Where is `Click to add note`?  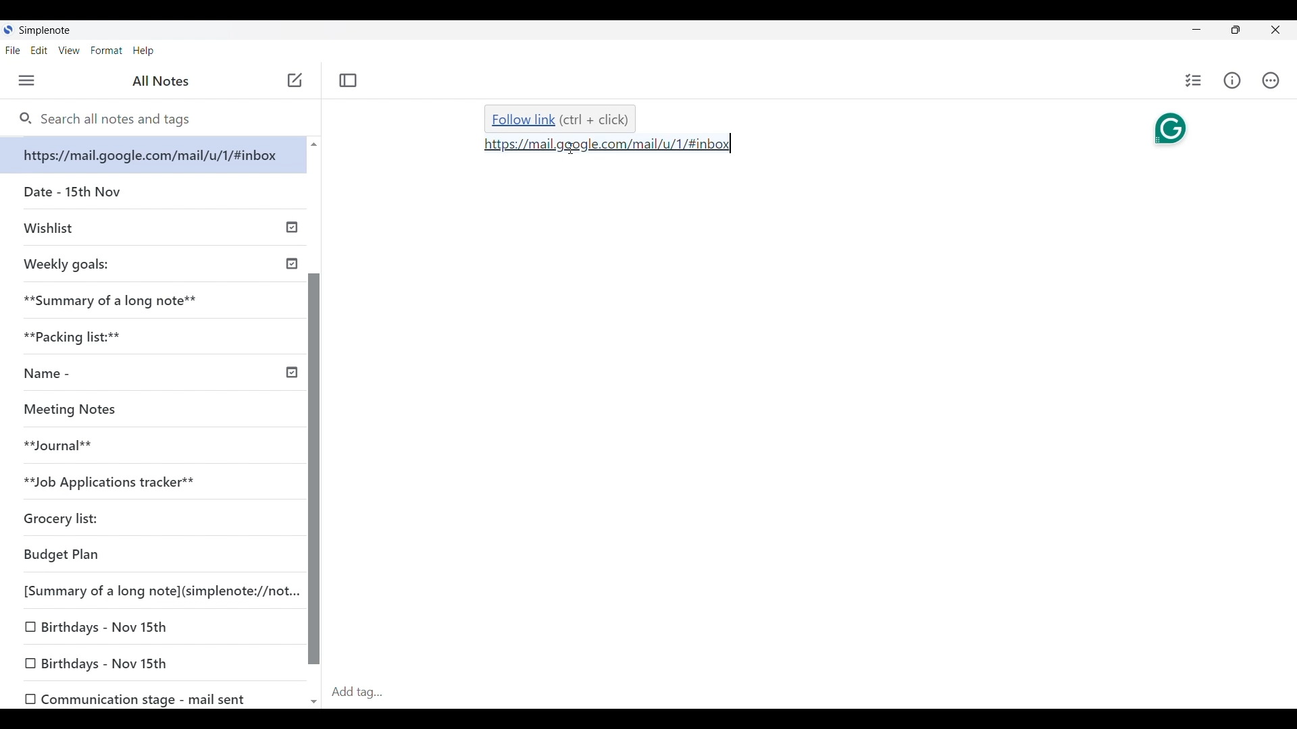 Click to add note is located at coordinates (296, 80).